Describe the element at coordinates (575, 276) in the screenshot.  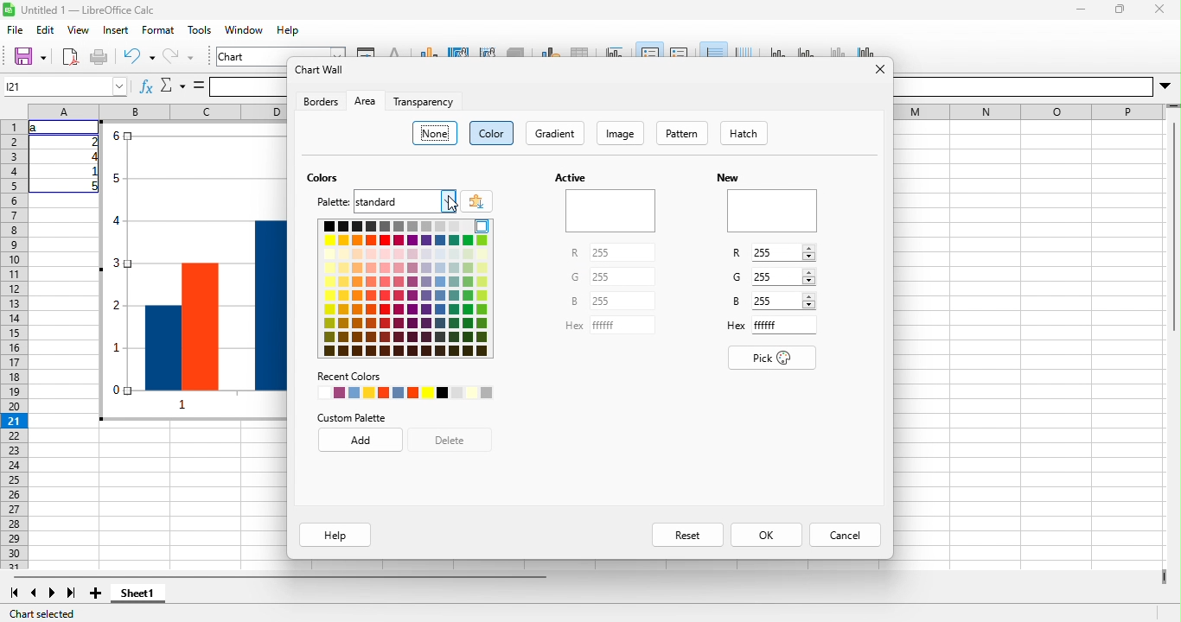
I see `G` at that location.